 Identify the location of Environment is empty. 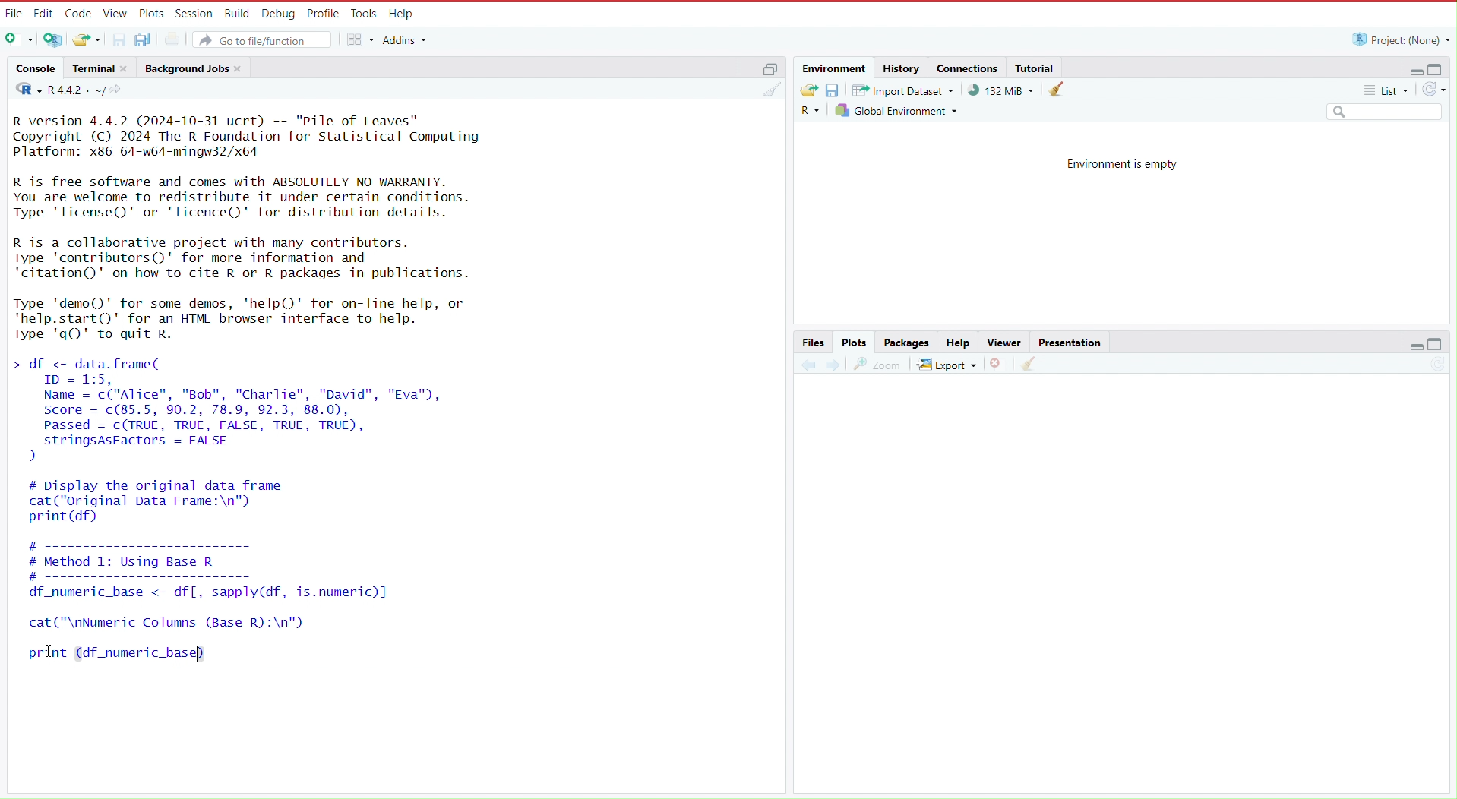
(1121, 166).